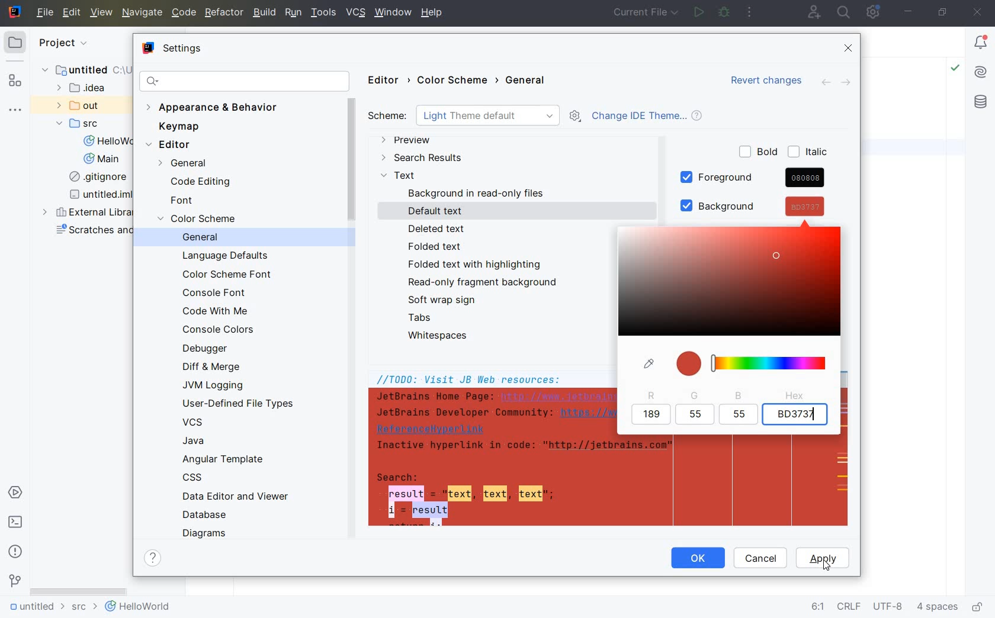 The width and height of the screenshot is (995, 618). I want to click on code with me, so click(813, 12).